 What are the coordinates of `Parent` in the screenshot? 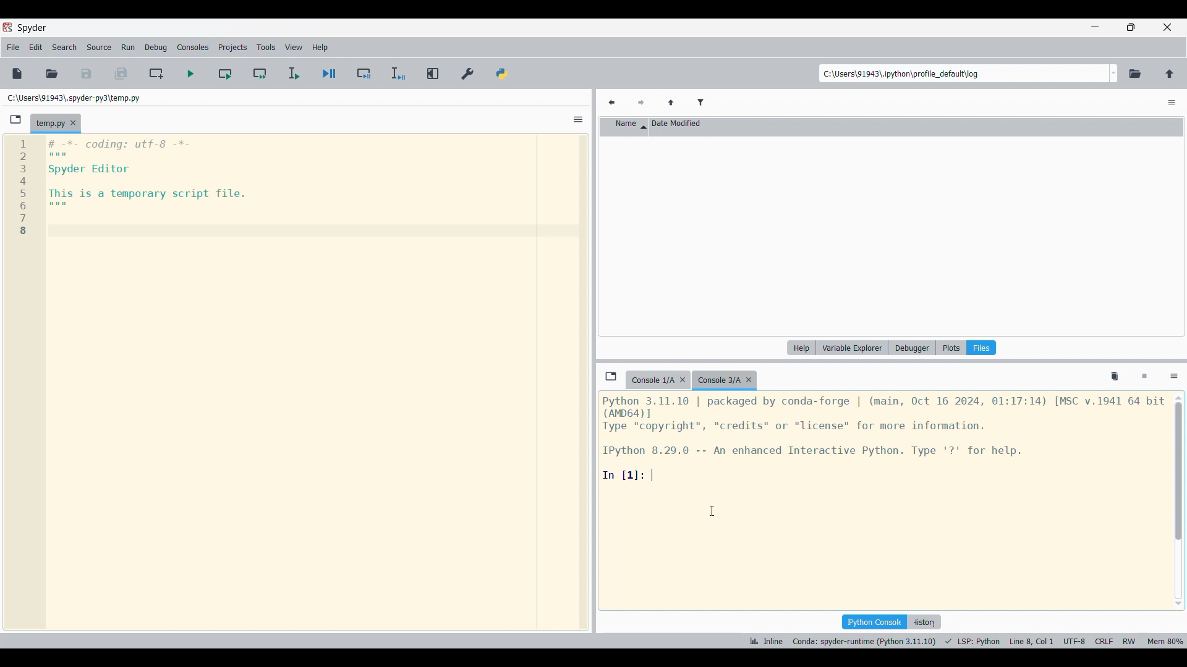 It's located at (671, 103).